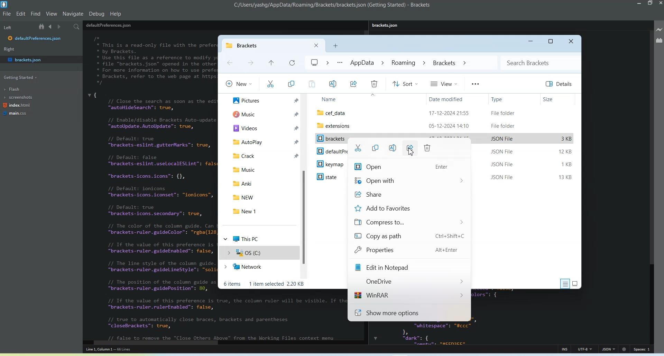 This screenshot has height=356, width=664. What do you see at coordinates (409, 313) in the screenshot?
I see `Show more Options` at bounding box center [409, 313].